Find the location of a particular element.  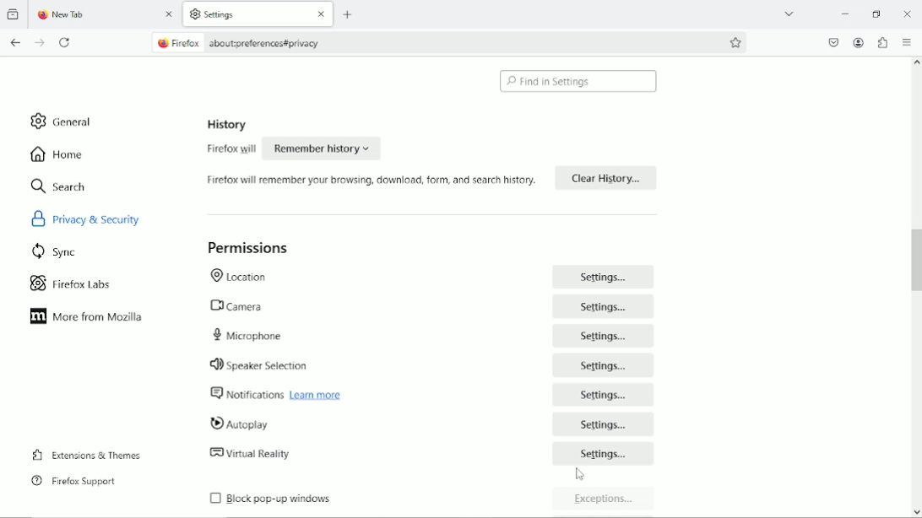

account is located at coordinates (859, 43).